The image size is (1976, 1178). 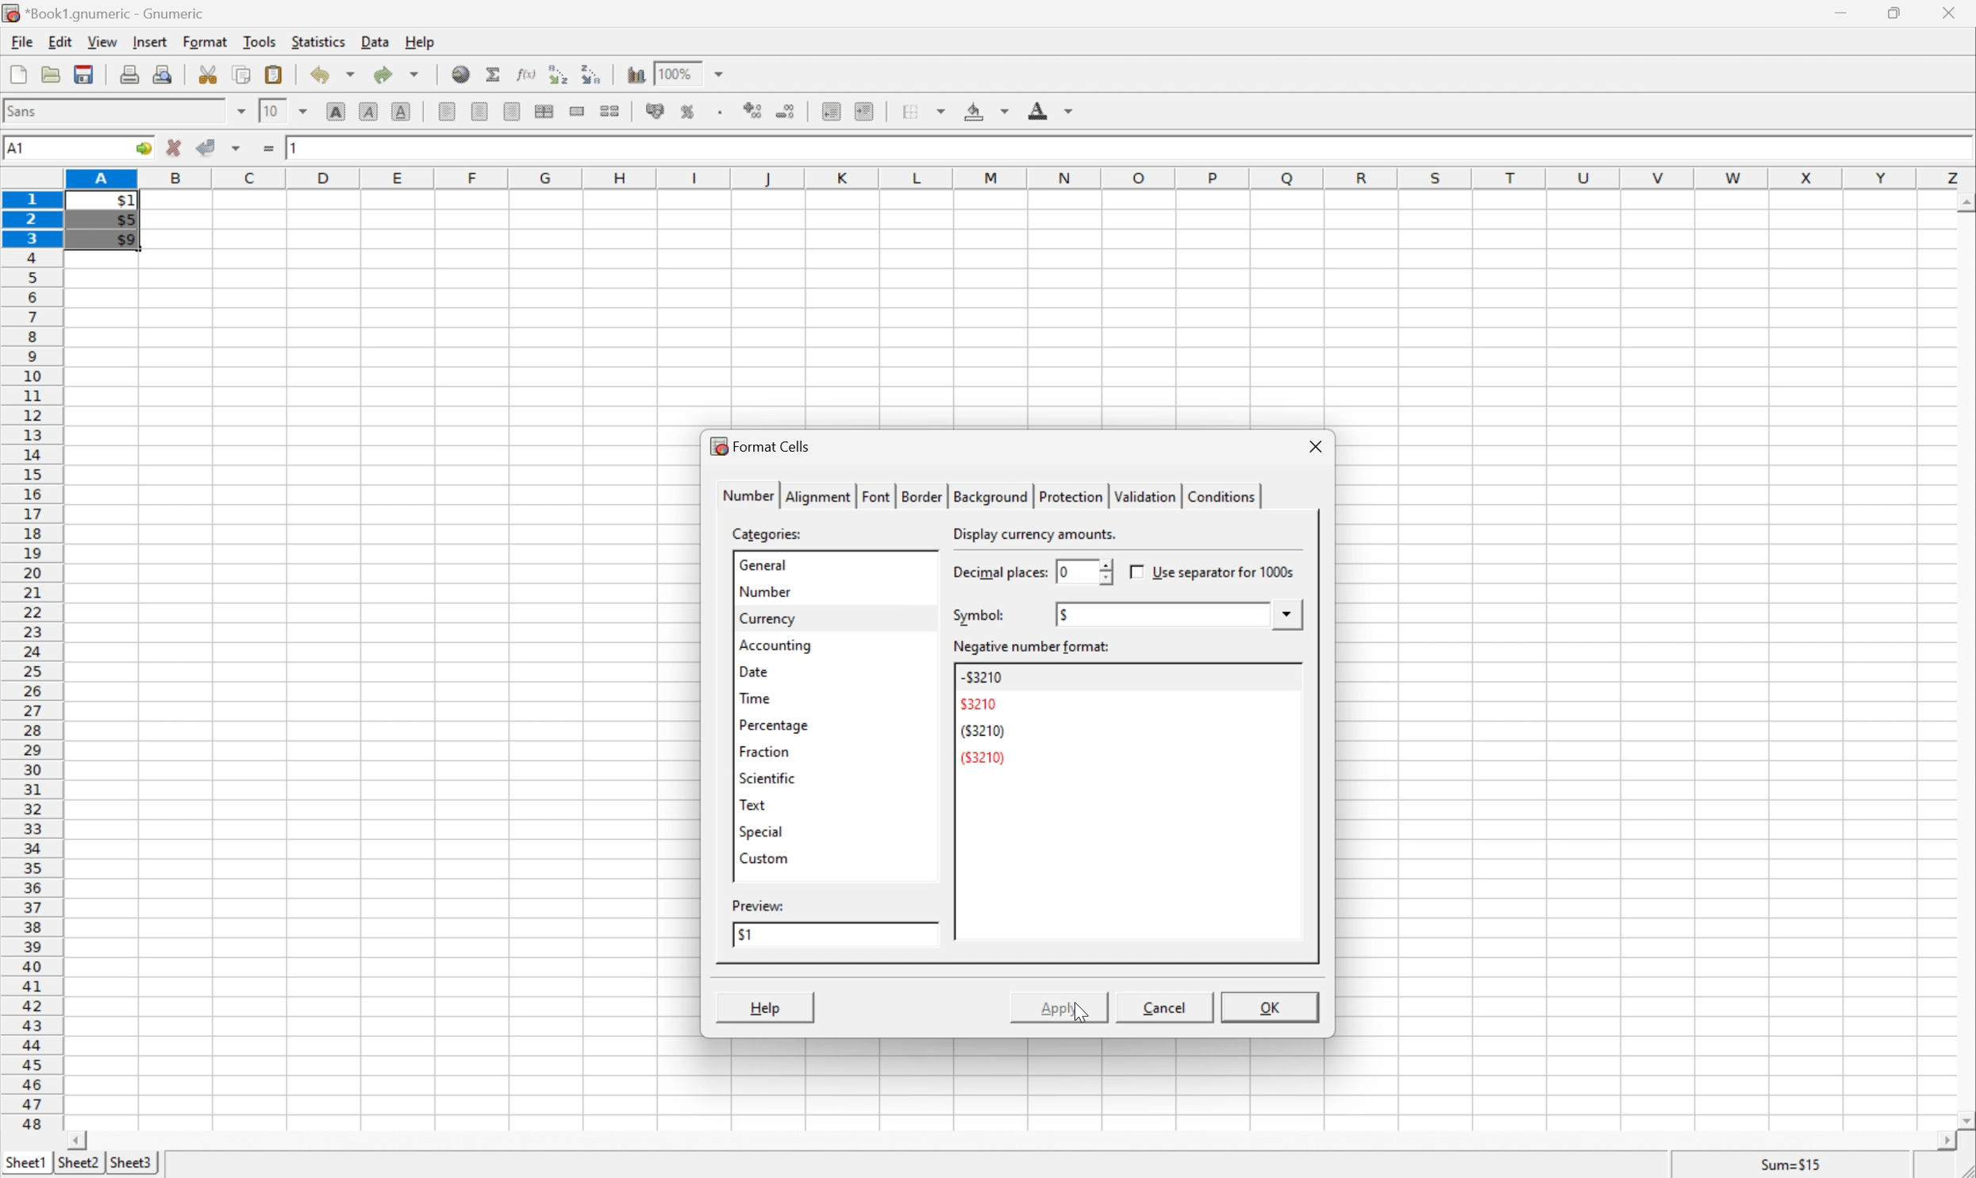 I want to click on categories, so click(x=770, y=533).